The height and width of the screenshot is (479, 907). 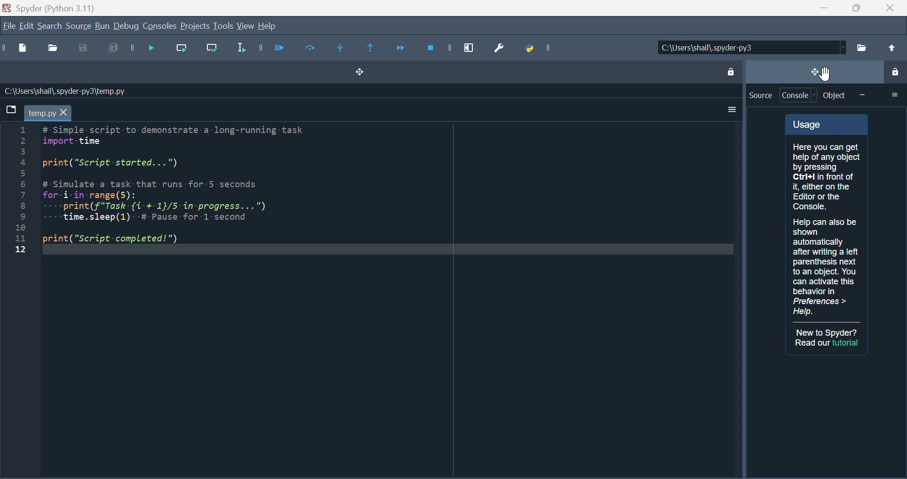 I want to click on drag and drop, so click(x=814, y=71).